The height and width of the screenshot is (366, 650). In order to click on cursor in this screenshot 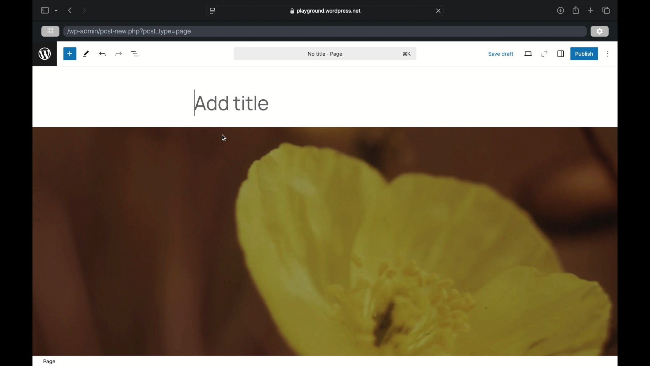, I will do `click(224, 138)`.